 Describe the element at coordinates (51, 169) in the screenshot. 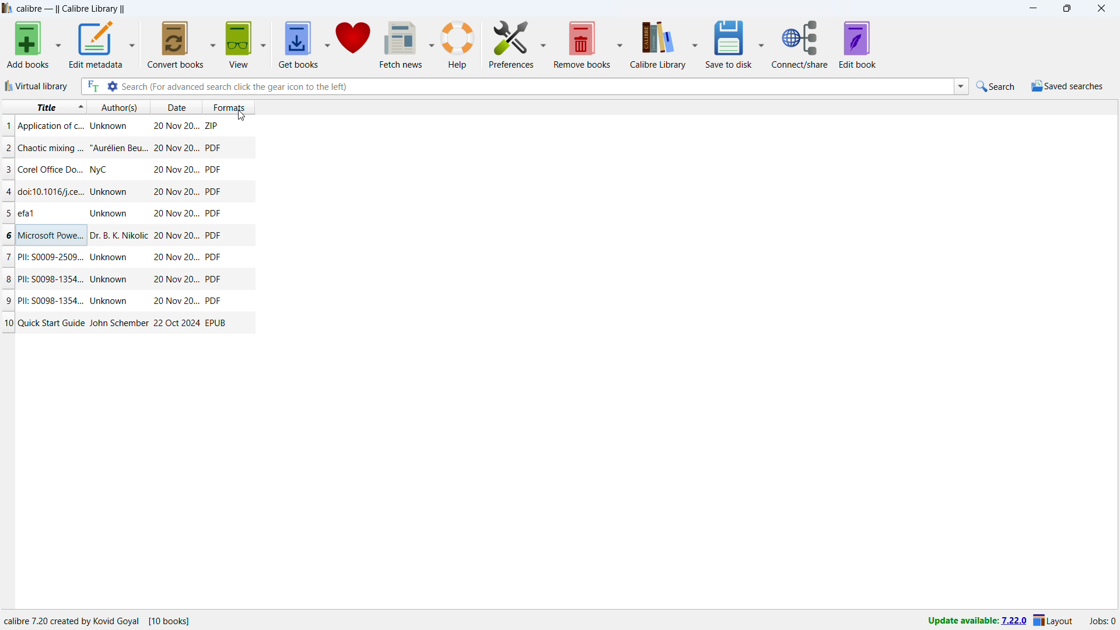

I see `title` at that location.